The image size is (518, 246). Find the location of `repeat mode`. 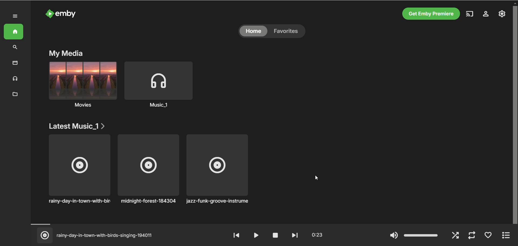

repeat mode is located at coordinates (472, 236).